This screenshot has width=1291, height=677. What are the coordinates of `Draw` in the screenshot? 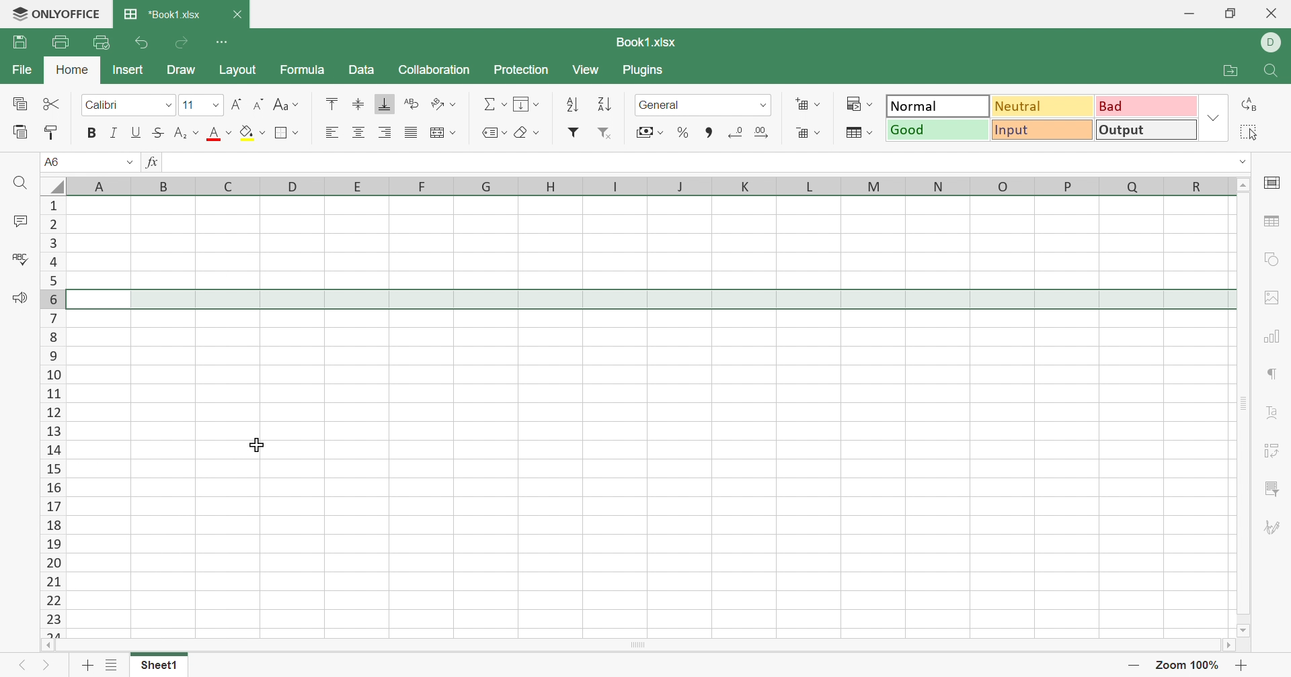 It's located at (180, 69).